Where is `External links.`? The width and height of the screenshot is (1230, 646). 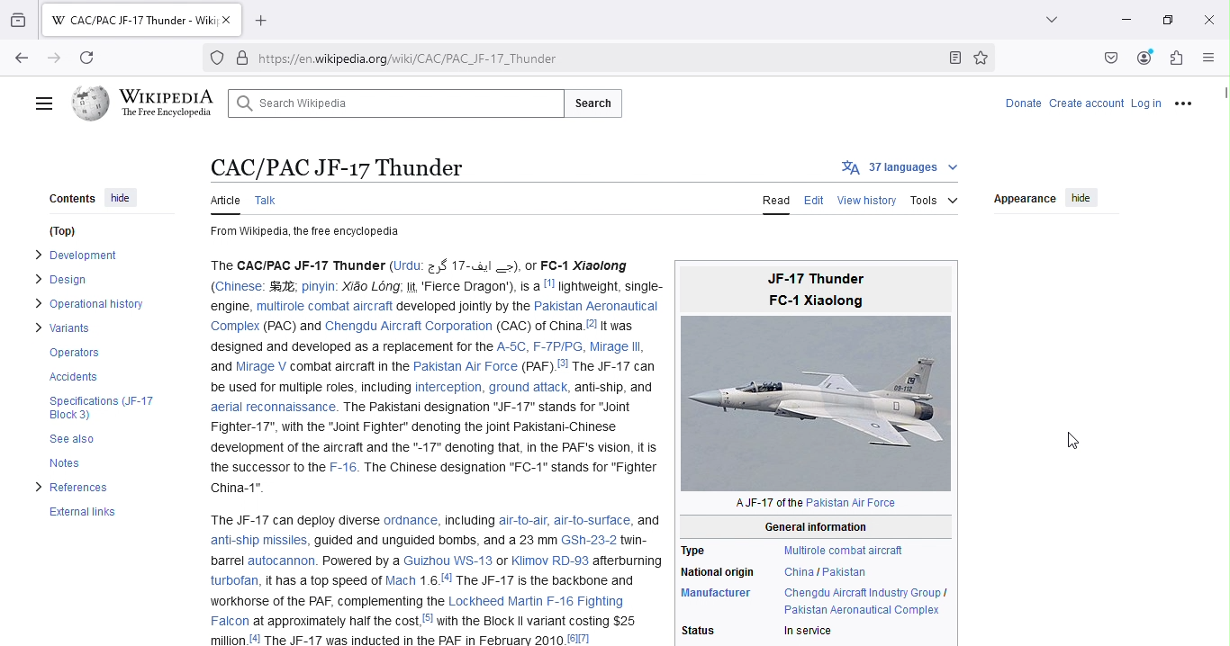
External links. is located at coordinates (86, 516).